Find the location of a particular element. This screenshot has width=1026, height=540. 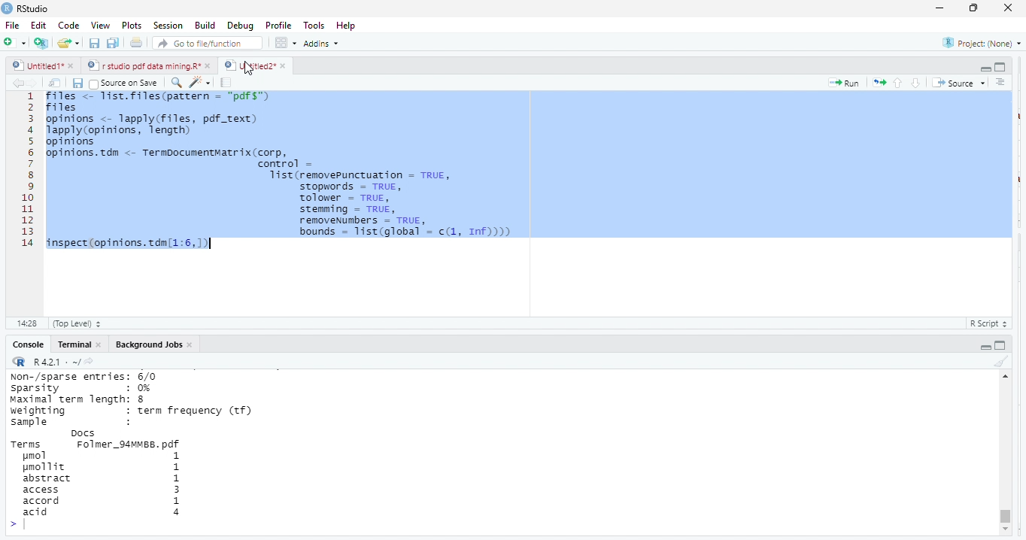

create a project is located at coordinates (40, 43).